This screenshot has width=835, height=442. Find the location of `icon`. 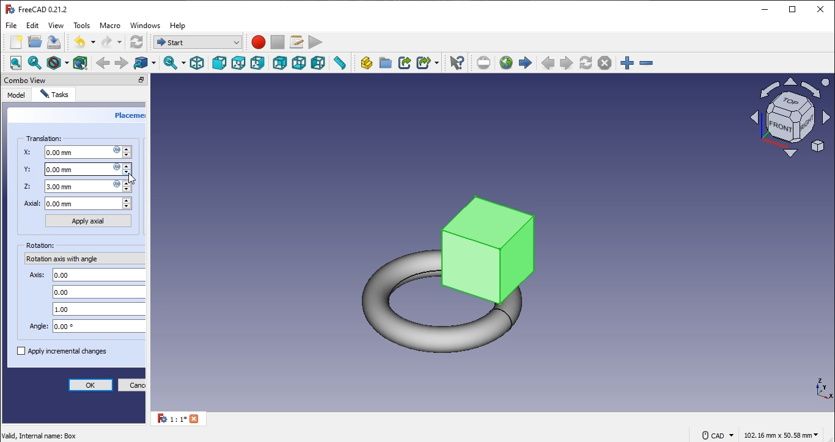

icon is located at coordinates (789, 116).